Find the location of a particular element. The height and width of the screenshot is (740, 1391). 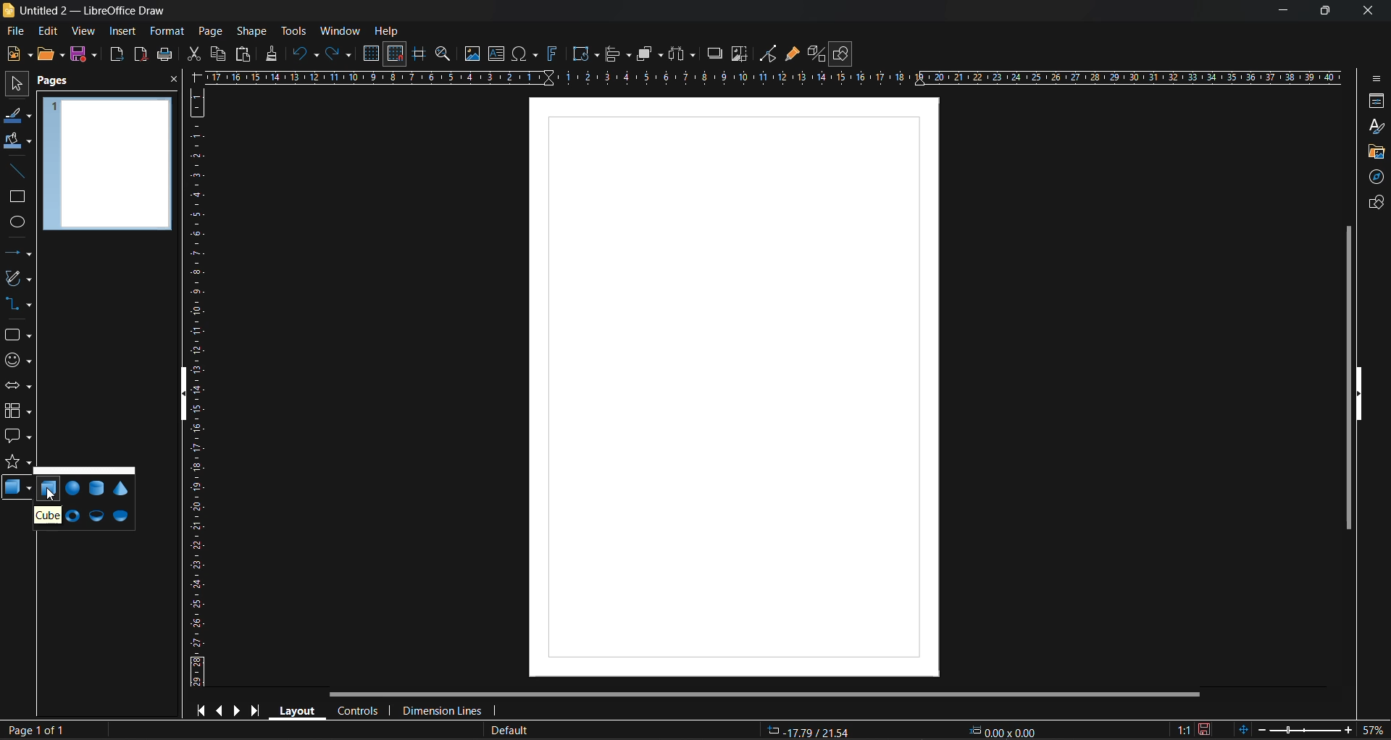

clone formatting is located at coordinates (272, 54).